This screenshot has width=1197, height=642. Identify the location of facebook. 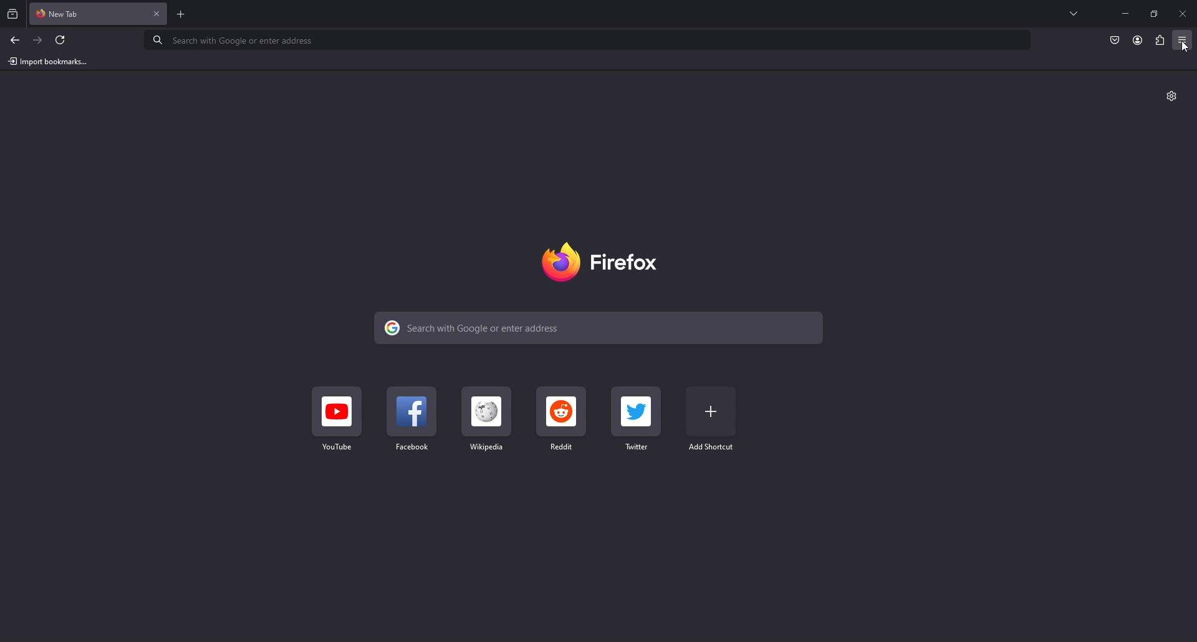
(411, 420).